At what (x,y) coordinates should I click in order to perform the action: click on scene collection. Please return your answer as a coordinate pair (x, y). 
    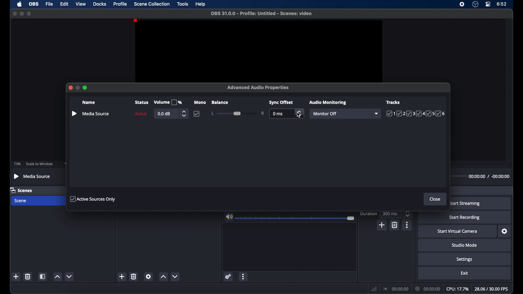
    Looking at the image, I should click on (152, 4).